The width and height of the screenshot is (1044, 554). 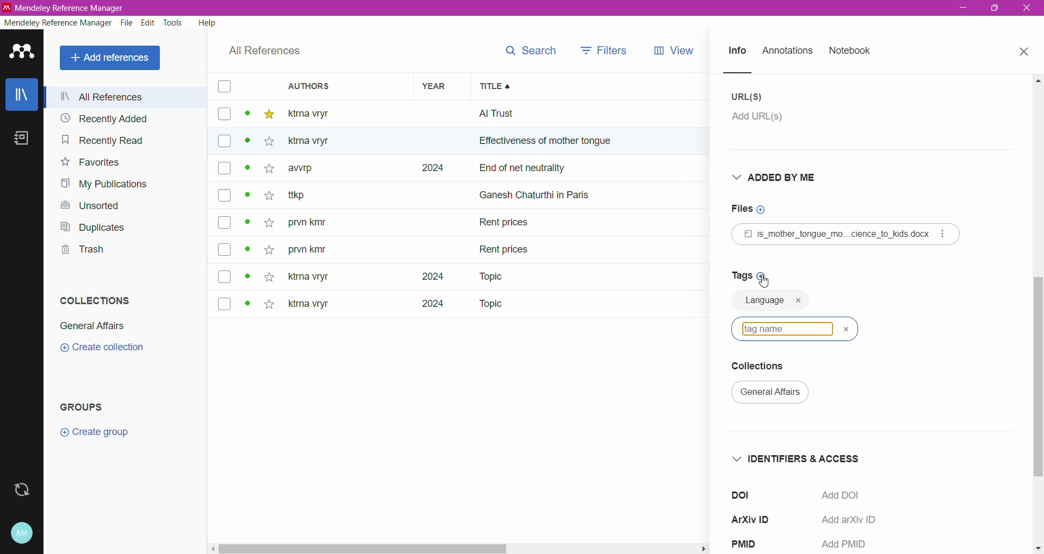 I want to click on PMID, so click(x=751, y=545).